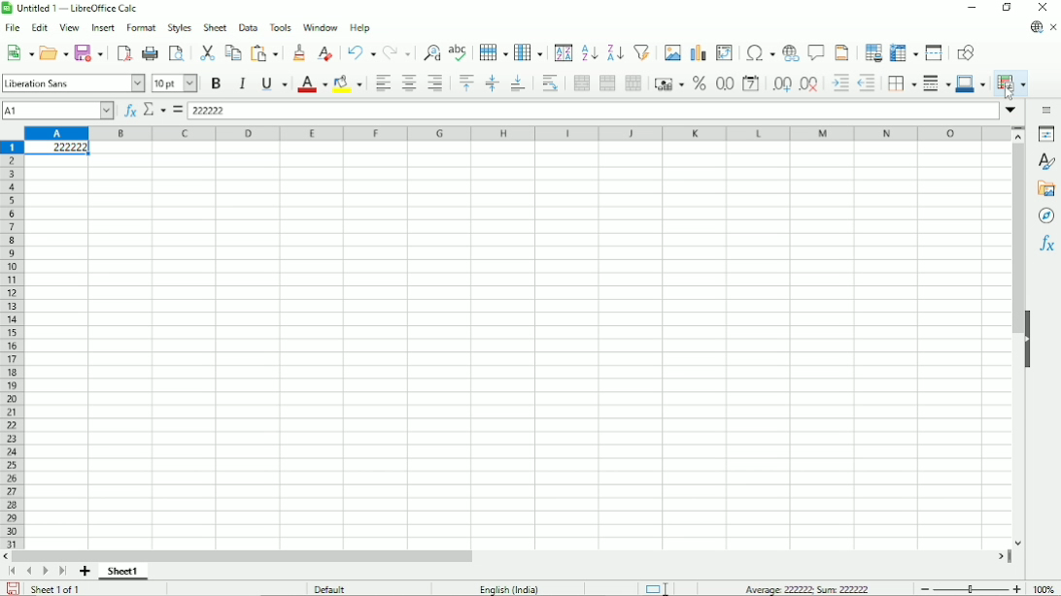 The width and height of the screenshot is (1061, 596). Describe the element at coordinates (274, 83) in the screenshot. I see `Underline` at that location.